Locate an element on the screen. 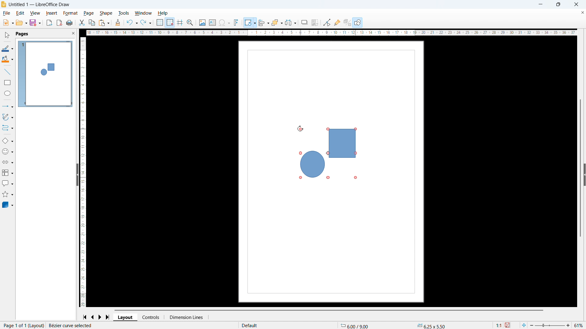 The image size is (586, 329). Layout  is located at coordinates (125, 317).